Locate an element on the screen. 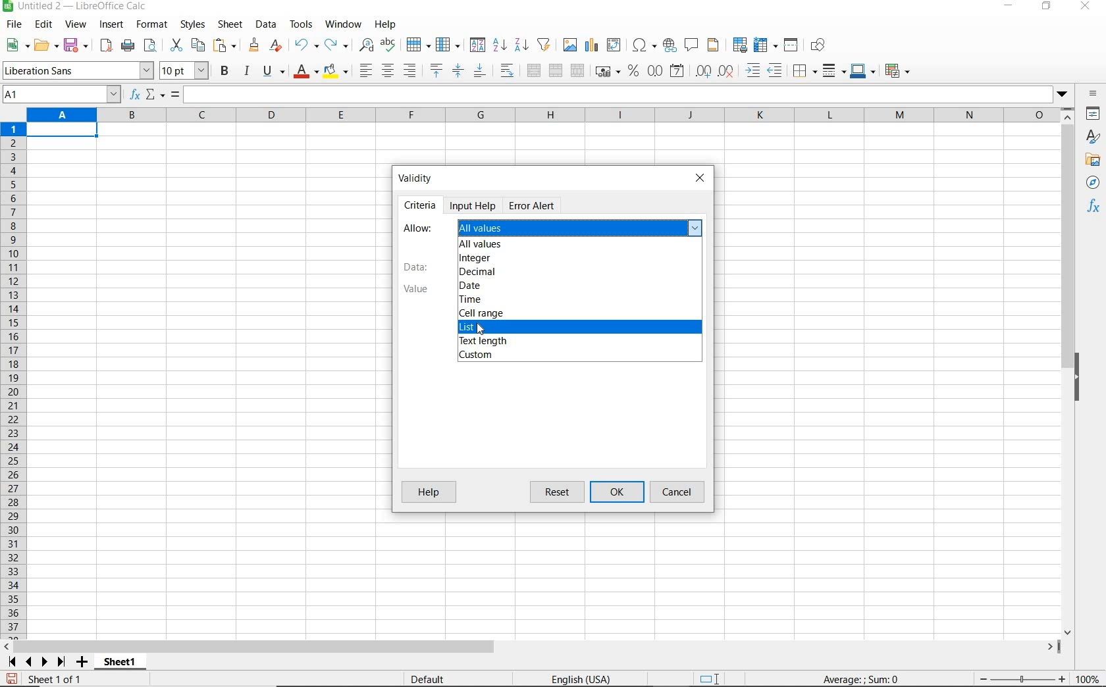  file is located at coordinates (12, 26).